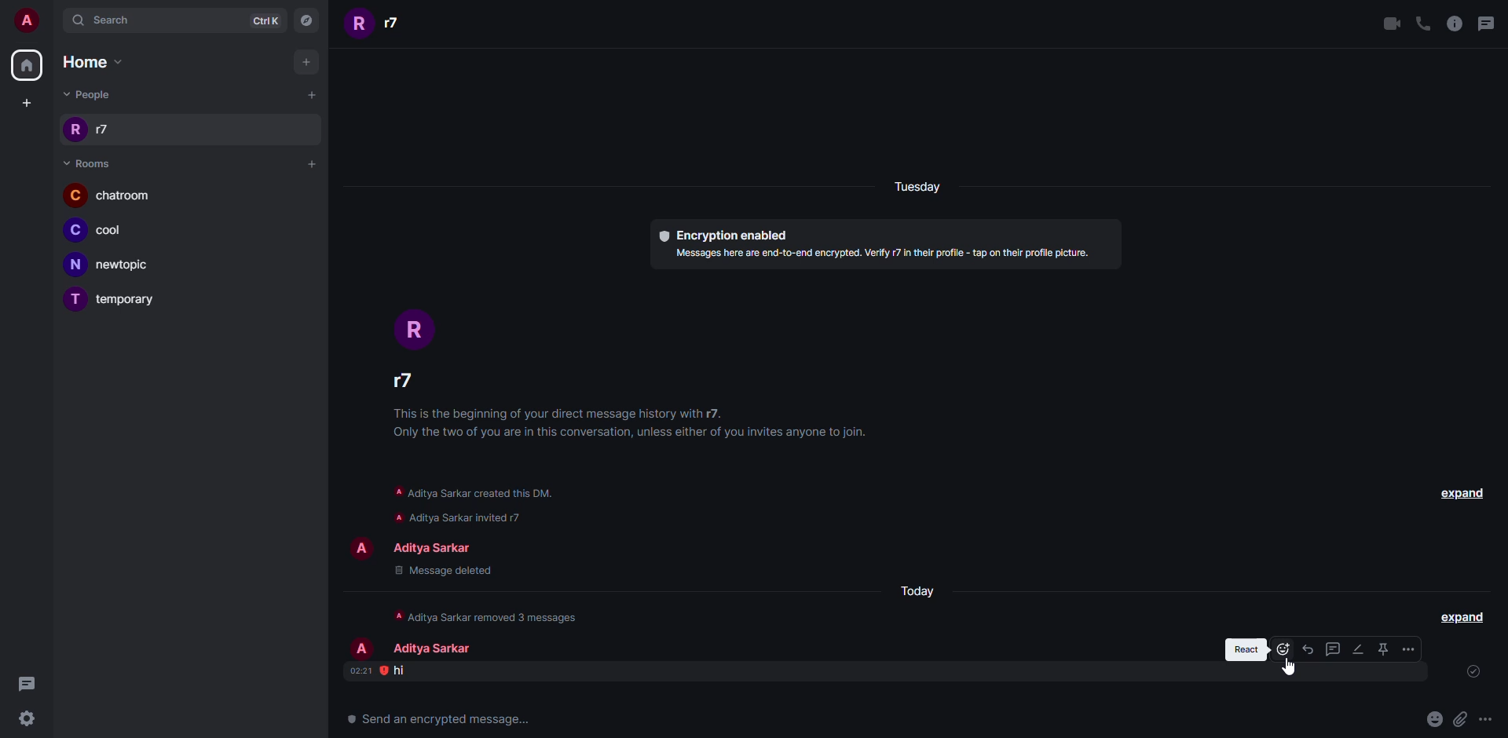 The height and width of the screenshot is (738, 1508). Describe the element at coordinates (1422, 23) in the screenshot. I see `voice call` at that location.